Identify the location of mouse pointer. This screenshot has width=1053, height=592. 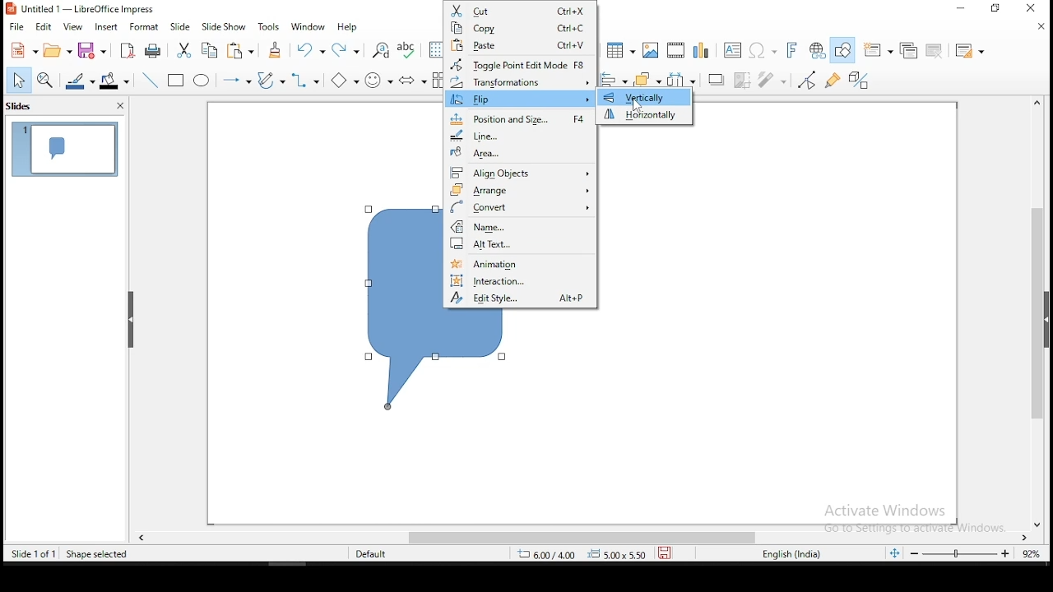
(638, 108).